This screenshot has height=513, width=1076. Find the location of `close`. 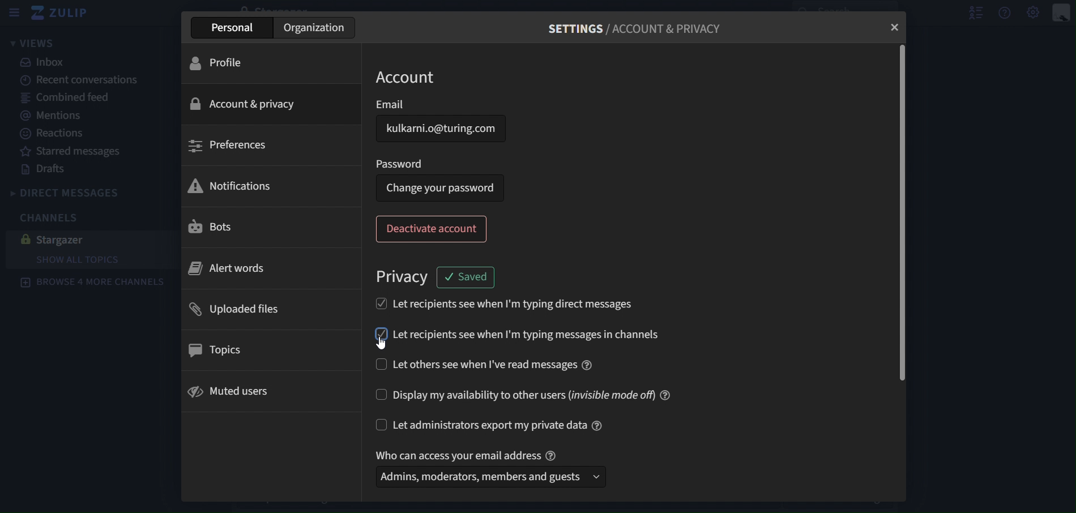

close is located at coordinates (896, 27).